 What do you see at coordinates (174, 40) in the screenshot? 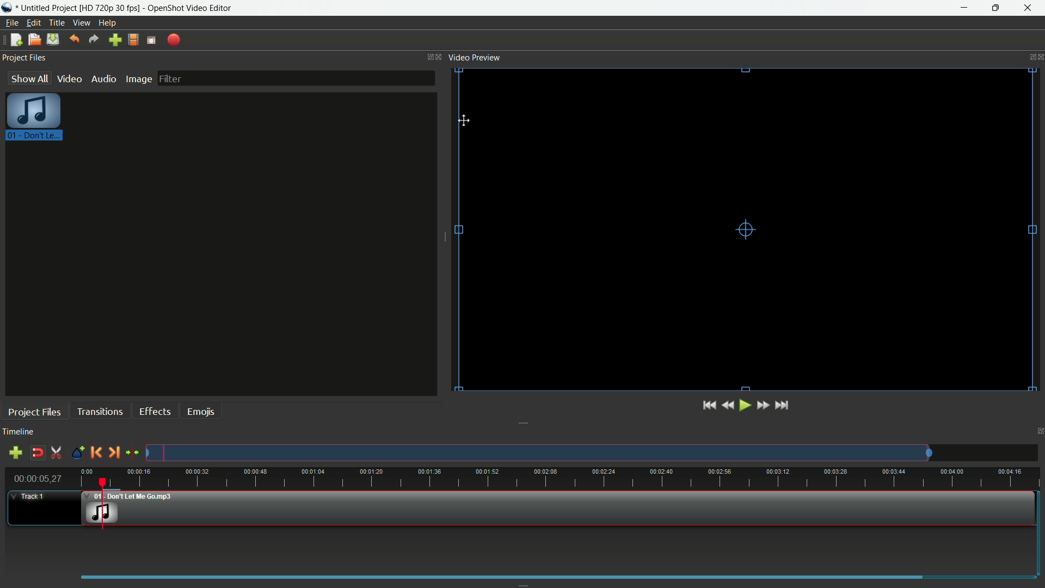
I see `export` at bounding box center [174, 40].